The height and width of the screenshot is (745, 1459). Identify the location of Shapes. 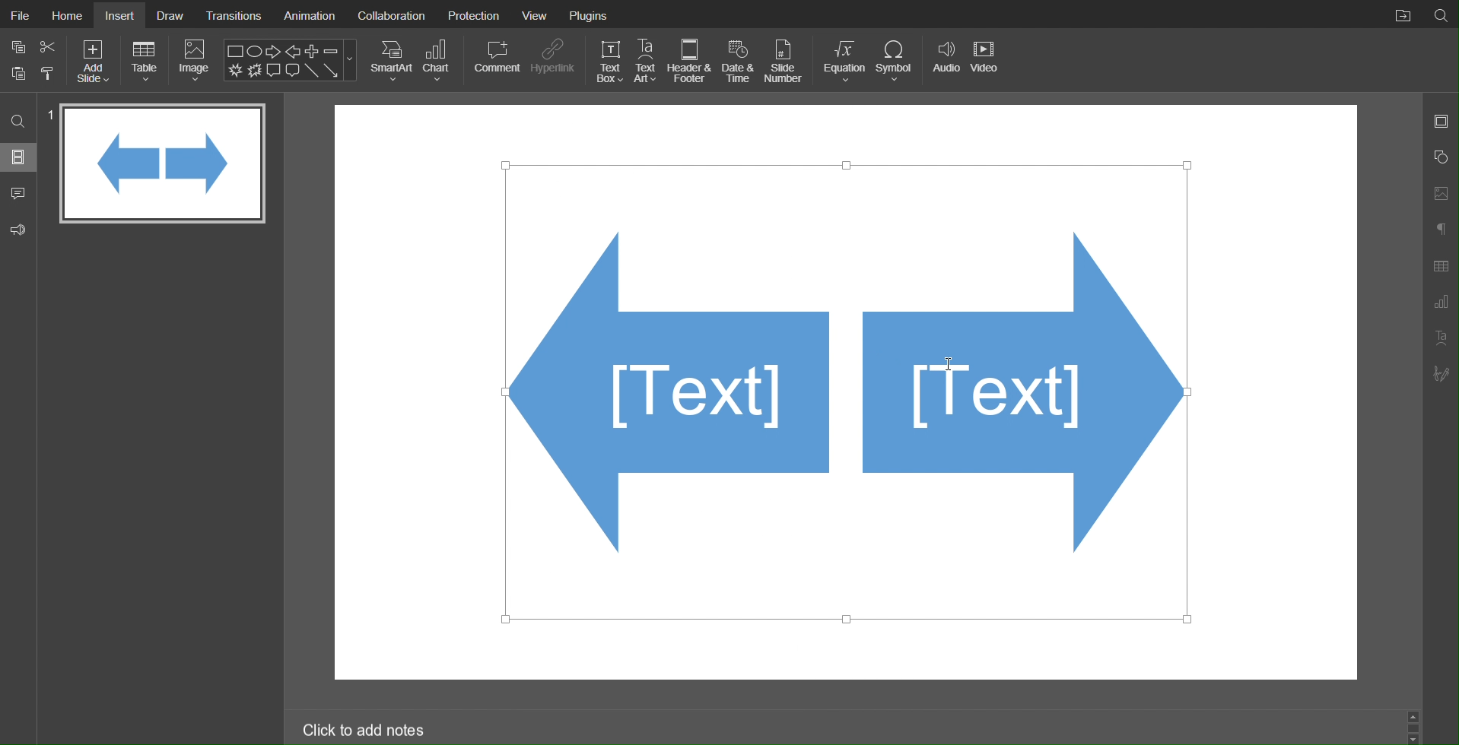
(847, 395).